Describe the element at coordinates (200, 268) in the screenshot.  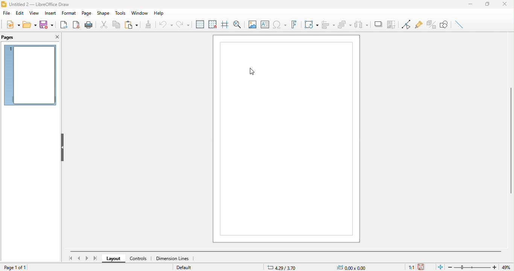
I see `default` at that location.